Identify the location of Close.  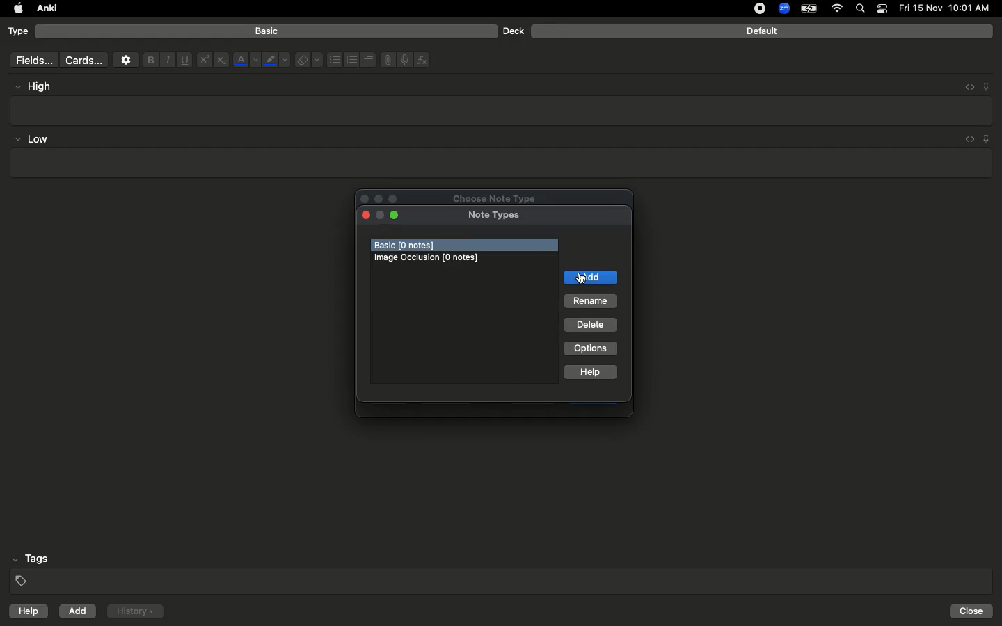
(973, 611).